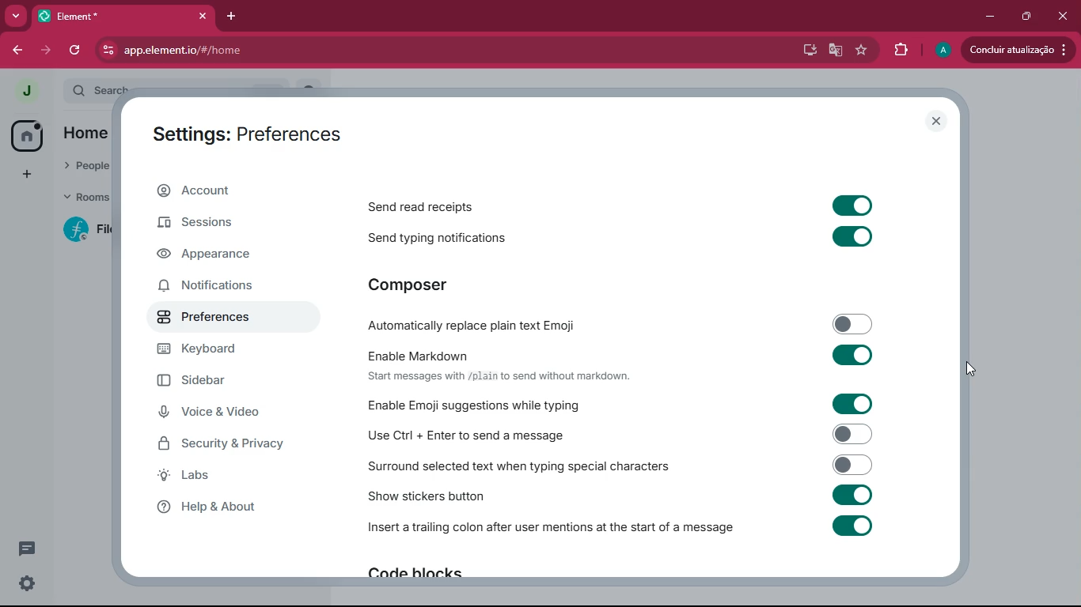 The width and height of the screenshot is (1081, 607). I want to click on sessions, so click(225, 224).